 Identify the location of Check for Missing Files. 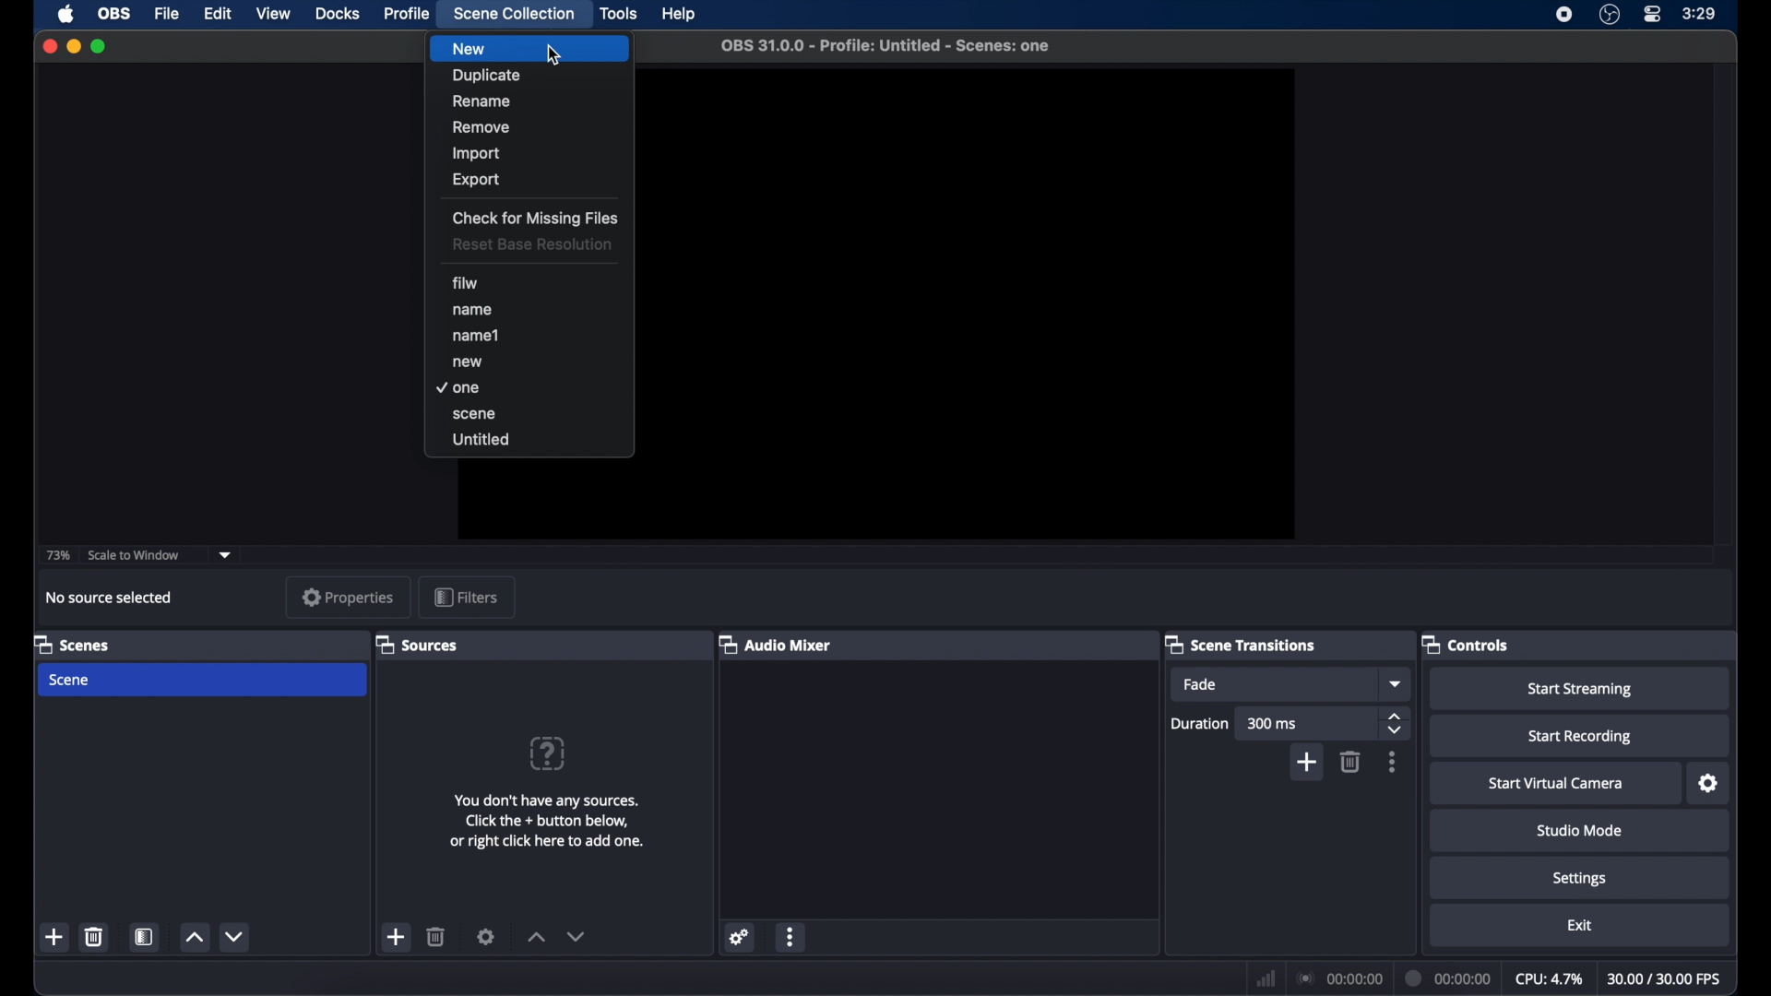
(537, 218).